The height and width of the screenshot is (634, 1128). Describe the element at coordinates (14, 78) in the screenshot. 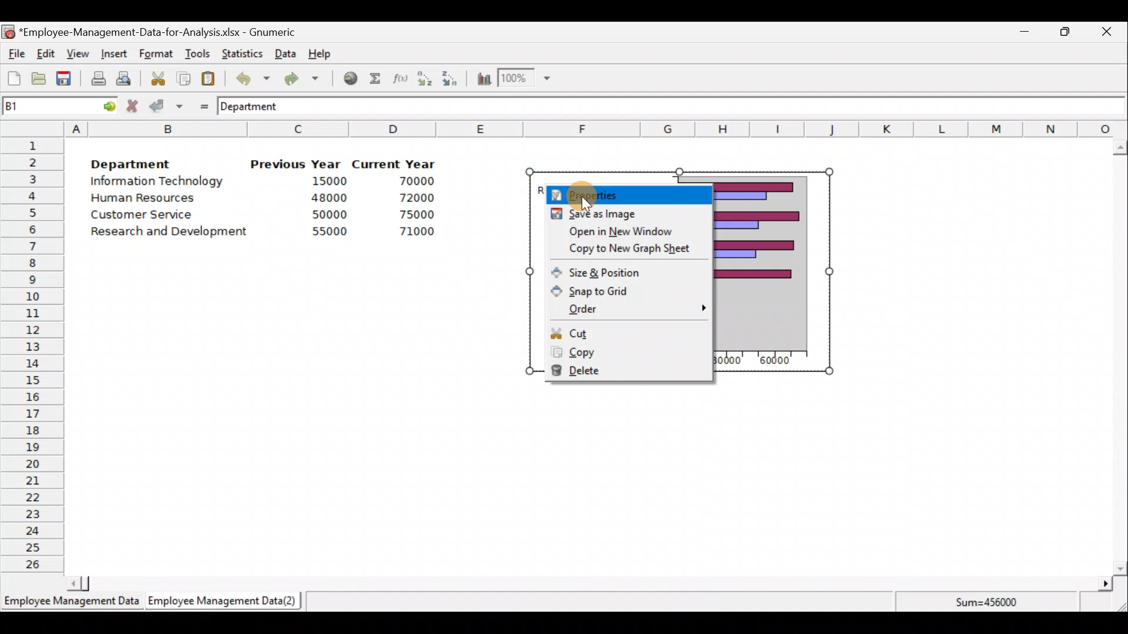

I see `Create a new workbook` at that location.